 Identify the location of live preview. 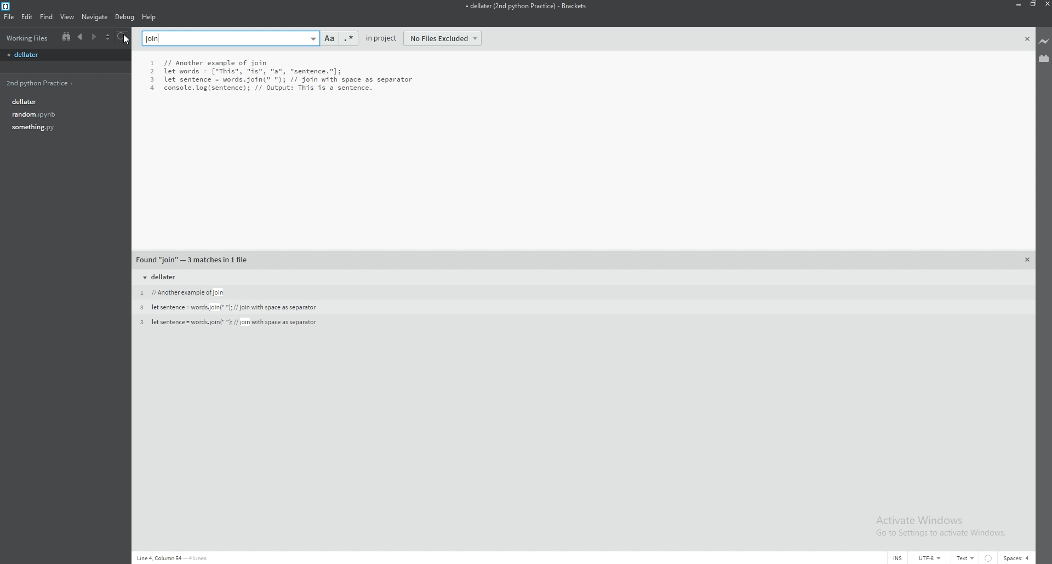
(1045, 39).